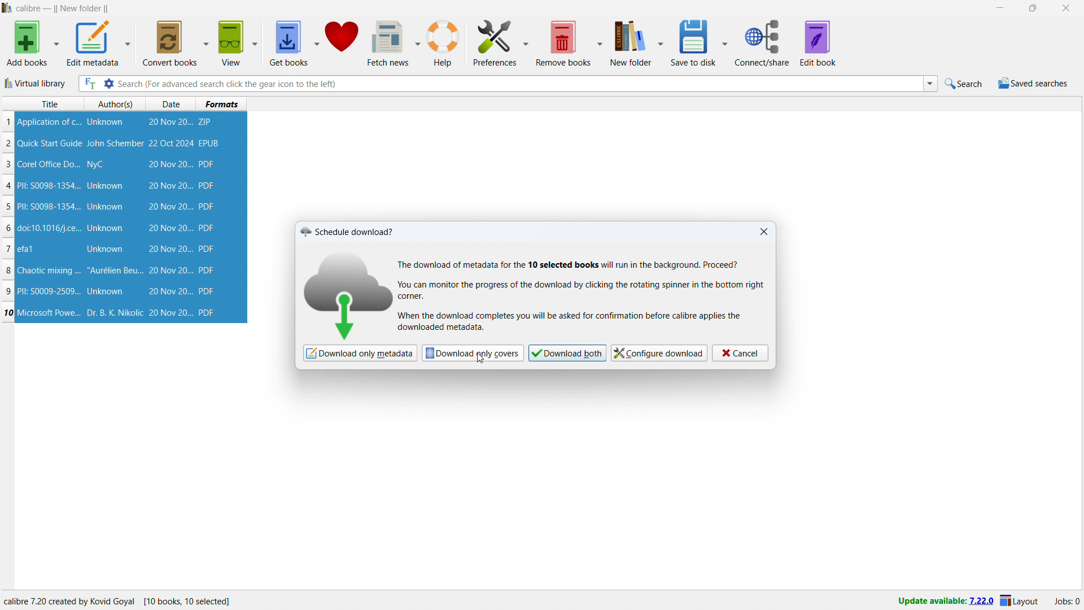  What do you see at coordinates (231, 43) in the screenshot?
I see `view` at bounding box center [231, 43].